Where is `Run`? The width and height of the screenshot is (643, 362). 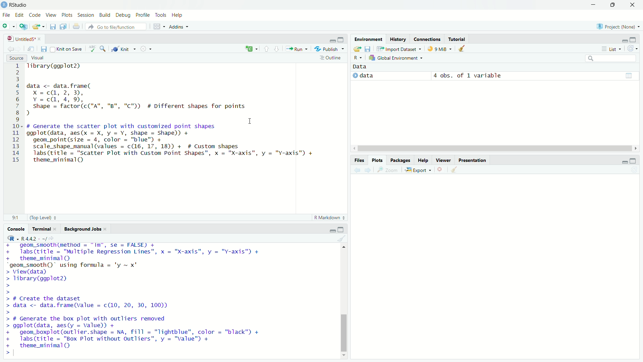
Run is located at coordinates (297, 49).